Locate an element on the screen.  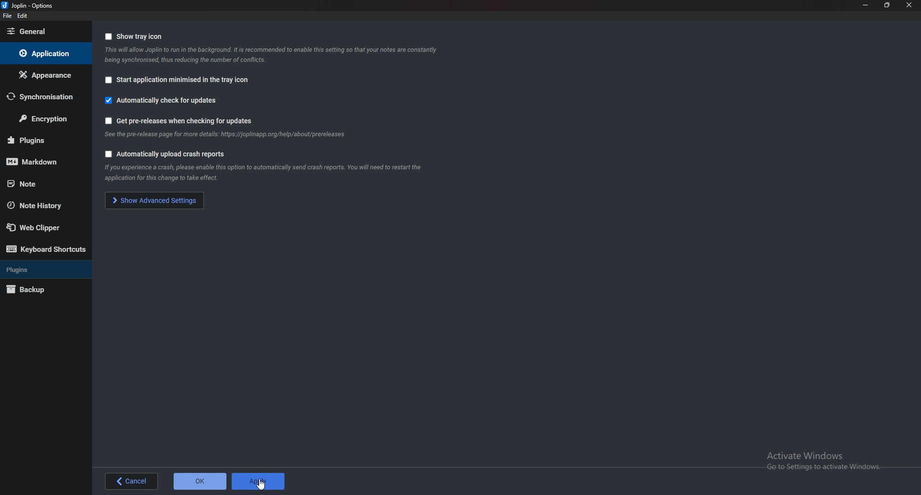
O K is located at coordinates (200, 481).